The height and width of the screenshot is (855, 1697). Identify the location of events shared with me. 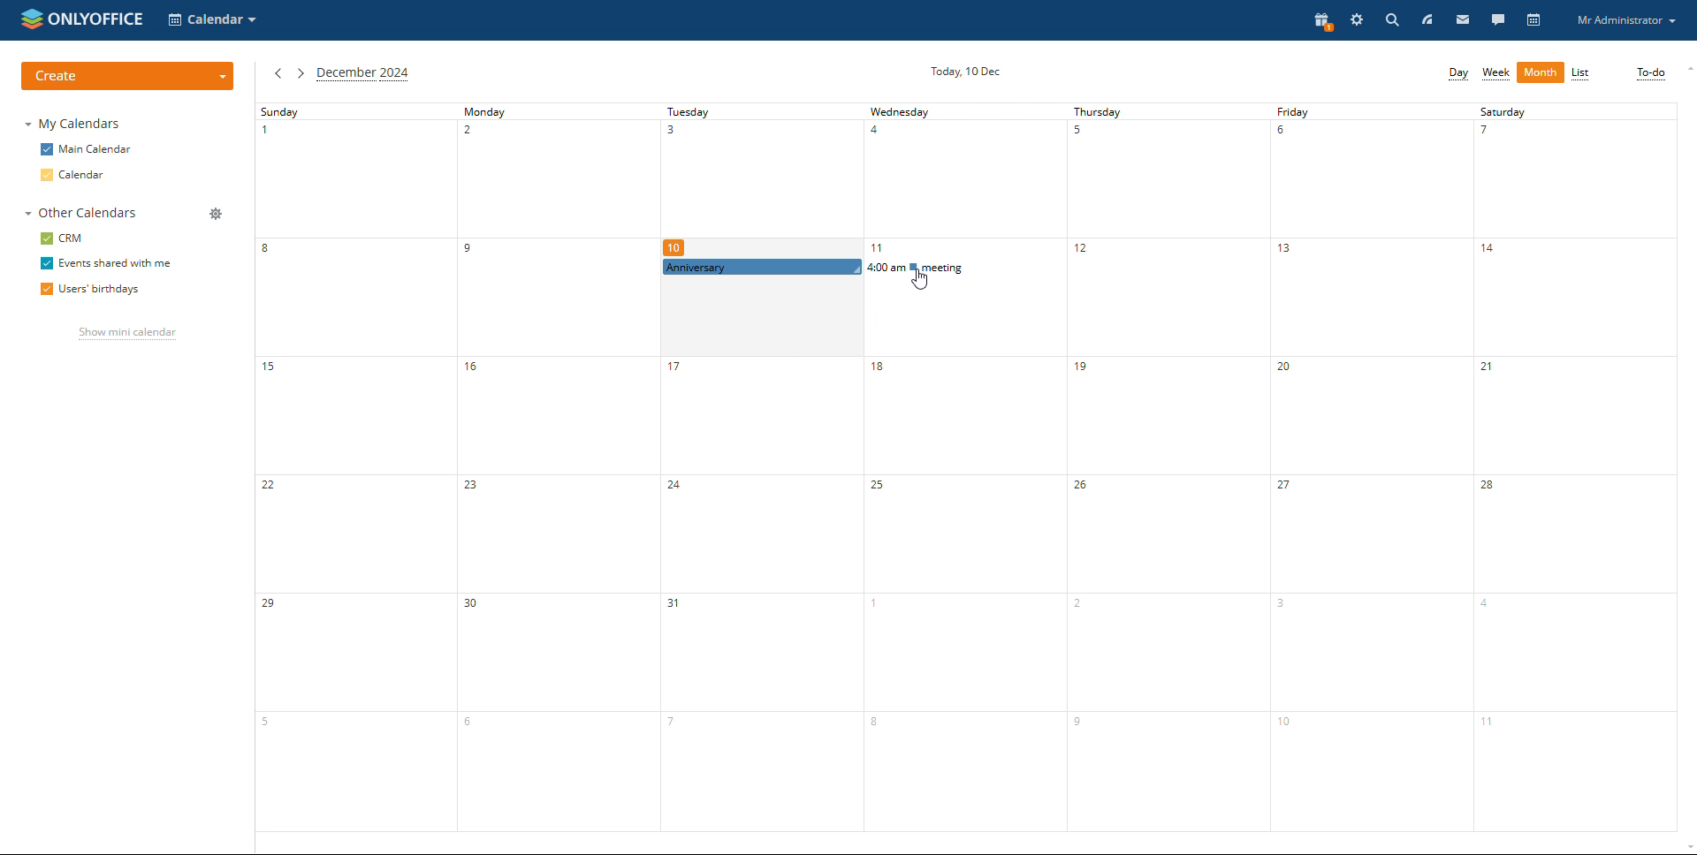
(110, 262).